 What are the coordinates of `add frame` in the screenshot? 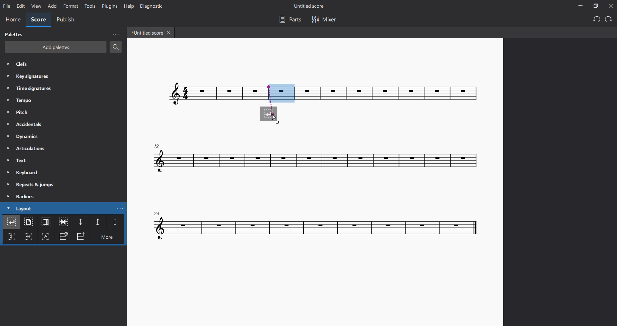 It's located at (82, 237).